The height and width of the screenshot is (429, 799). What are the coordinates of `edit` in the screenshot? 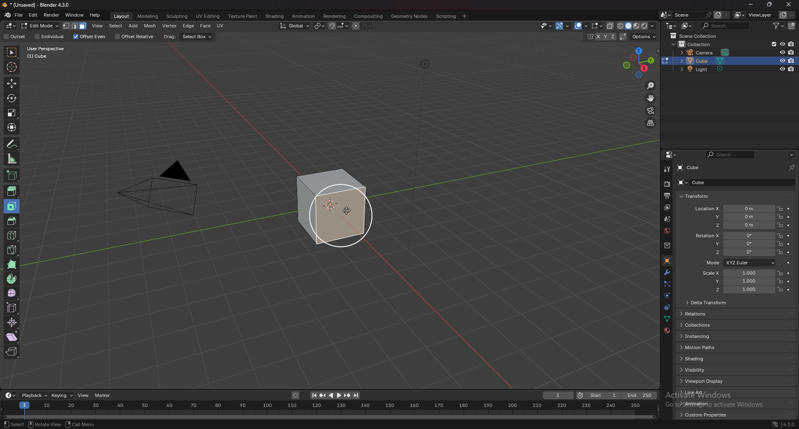 It's located at (34, 15).